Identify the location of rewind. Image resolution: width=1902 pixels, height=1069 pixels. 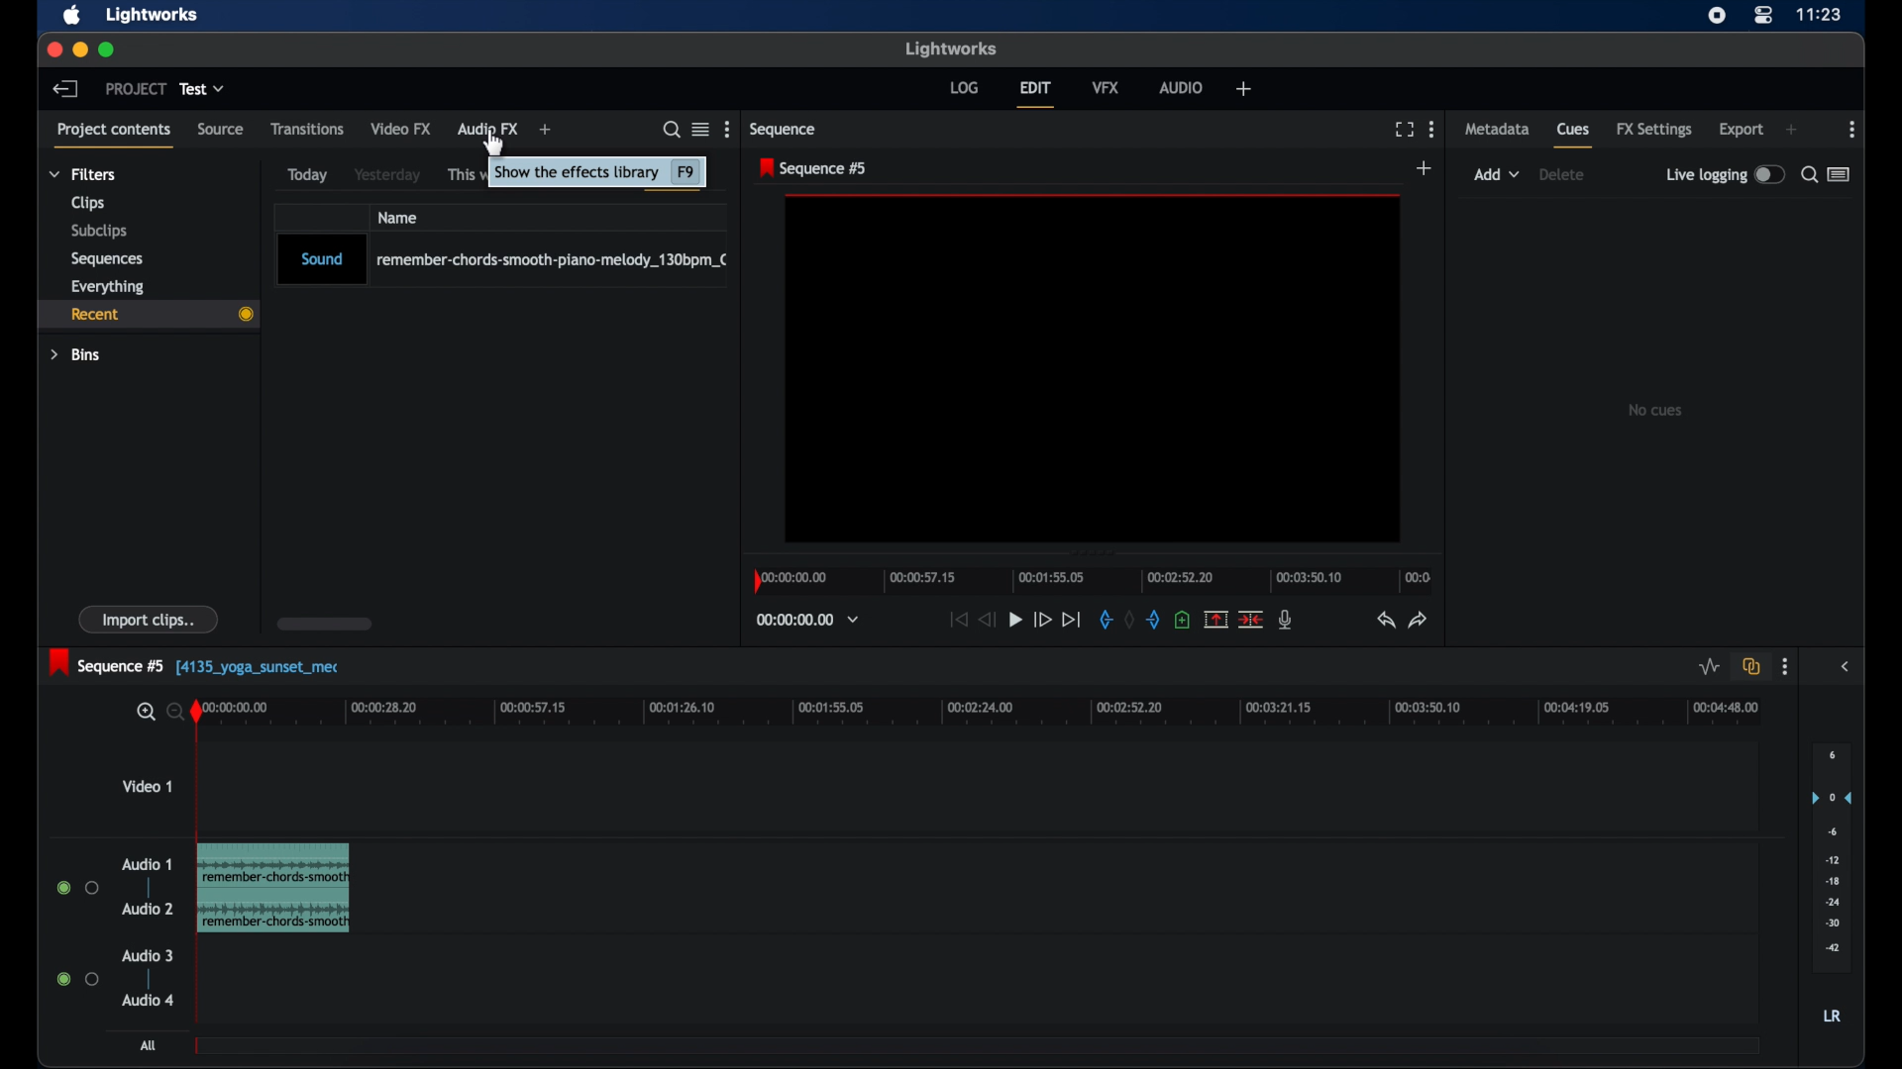
(985, 621).